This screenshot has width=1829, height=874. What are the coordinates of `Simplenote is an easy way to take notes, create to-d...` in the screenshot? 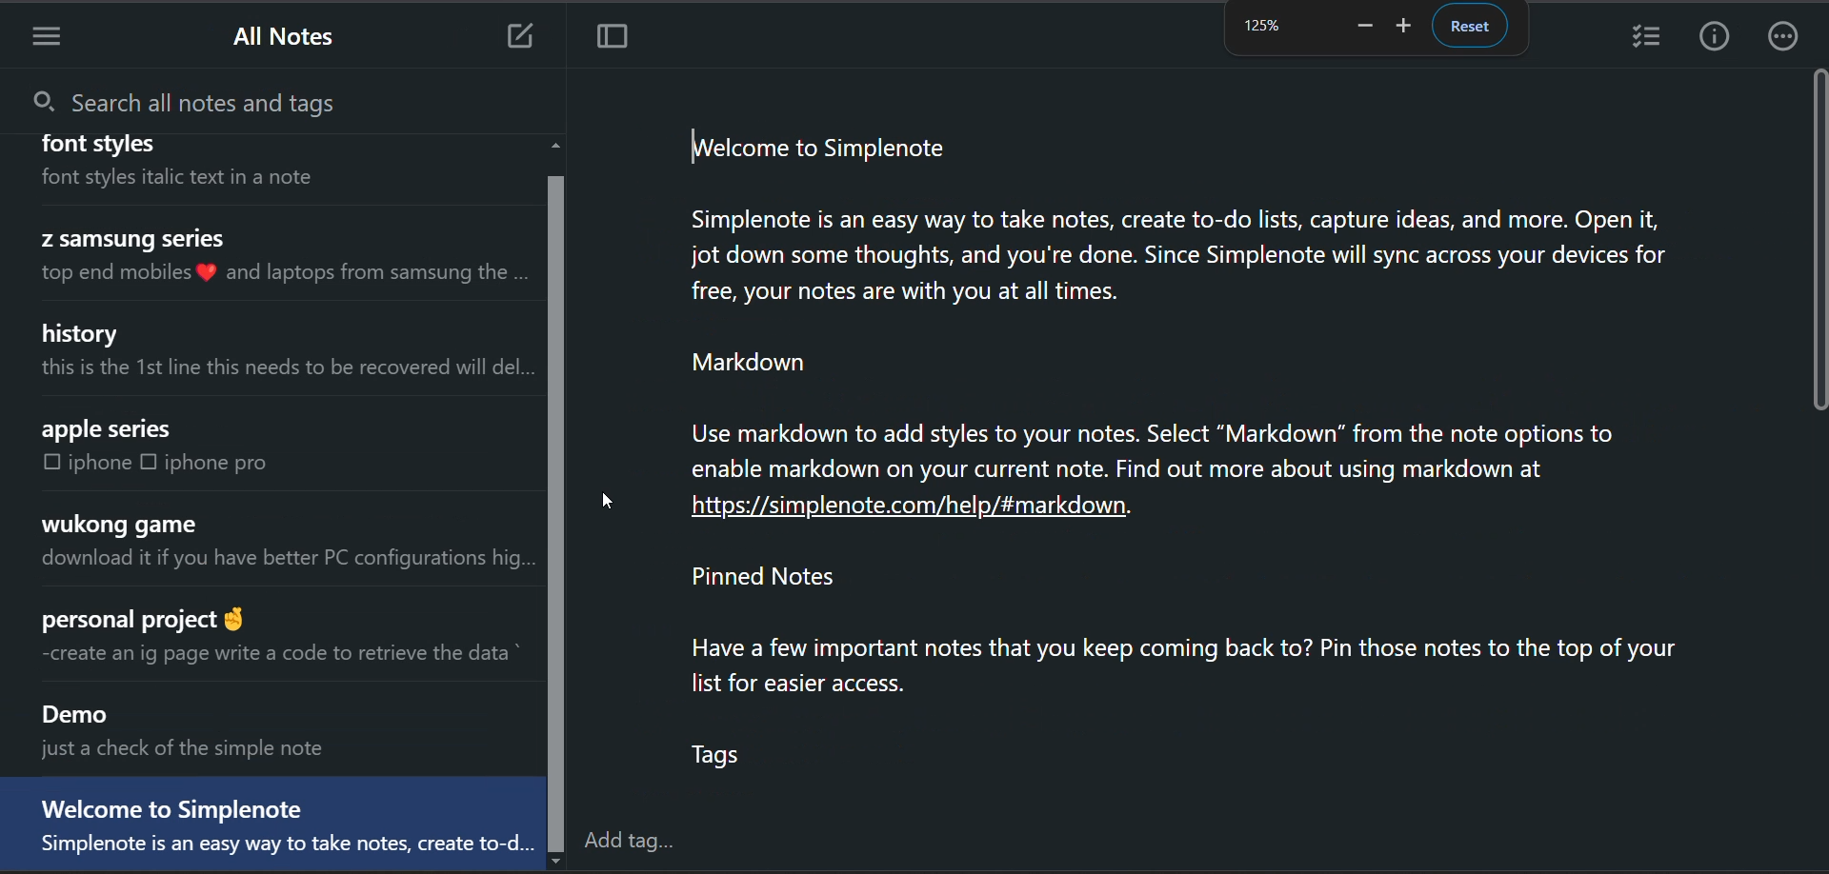 It's located at (273, 848).